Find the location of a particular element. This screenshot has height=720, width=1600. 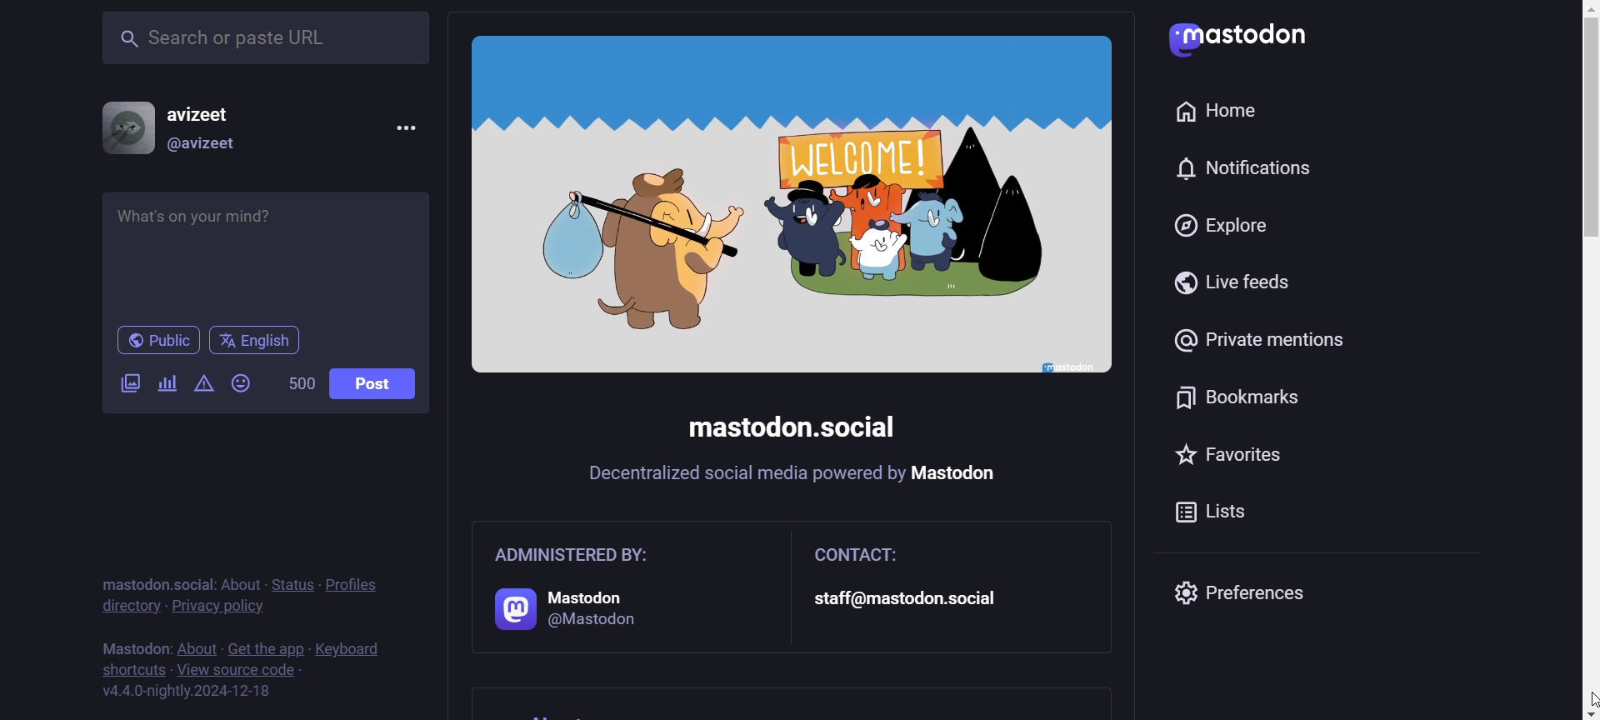

home is located at coordinates (1224, 109).